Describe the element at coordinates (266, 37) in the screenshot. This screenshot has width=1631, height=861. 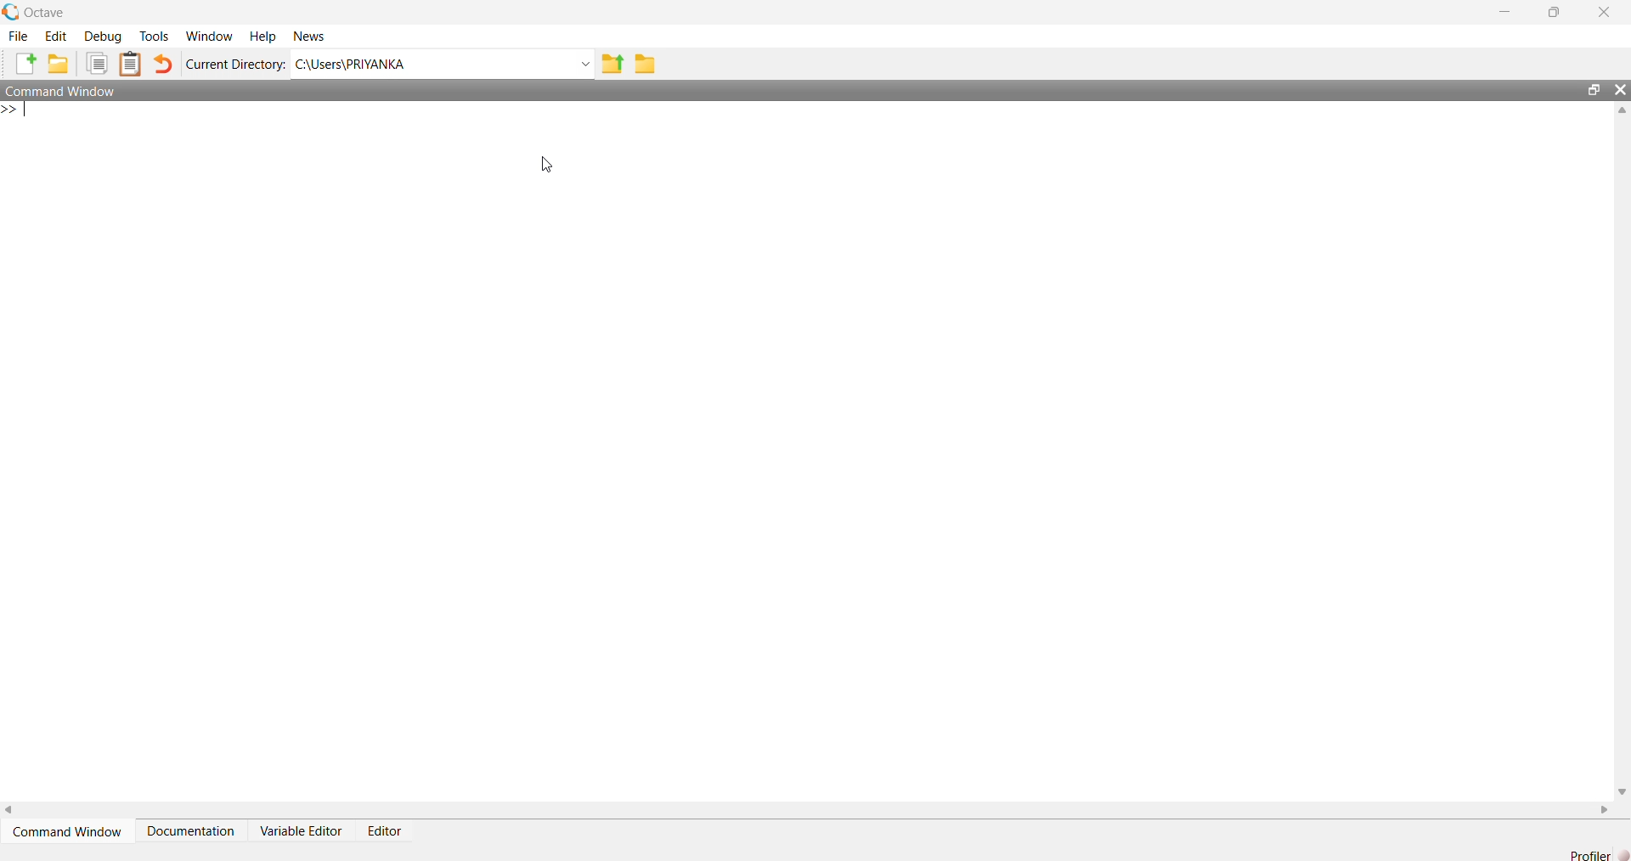
I see `Help` at that location.